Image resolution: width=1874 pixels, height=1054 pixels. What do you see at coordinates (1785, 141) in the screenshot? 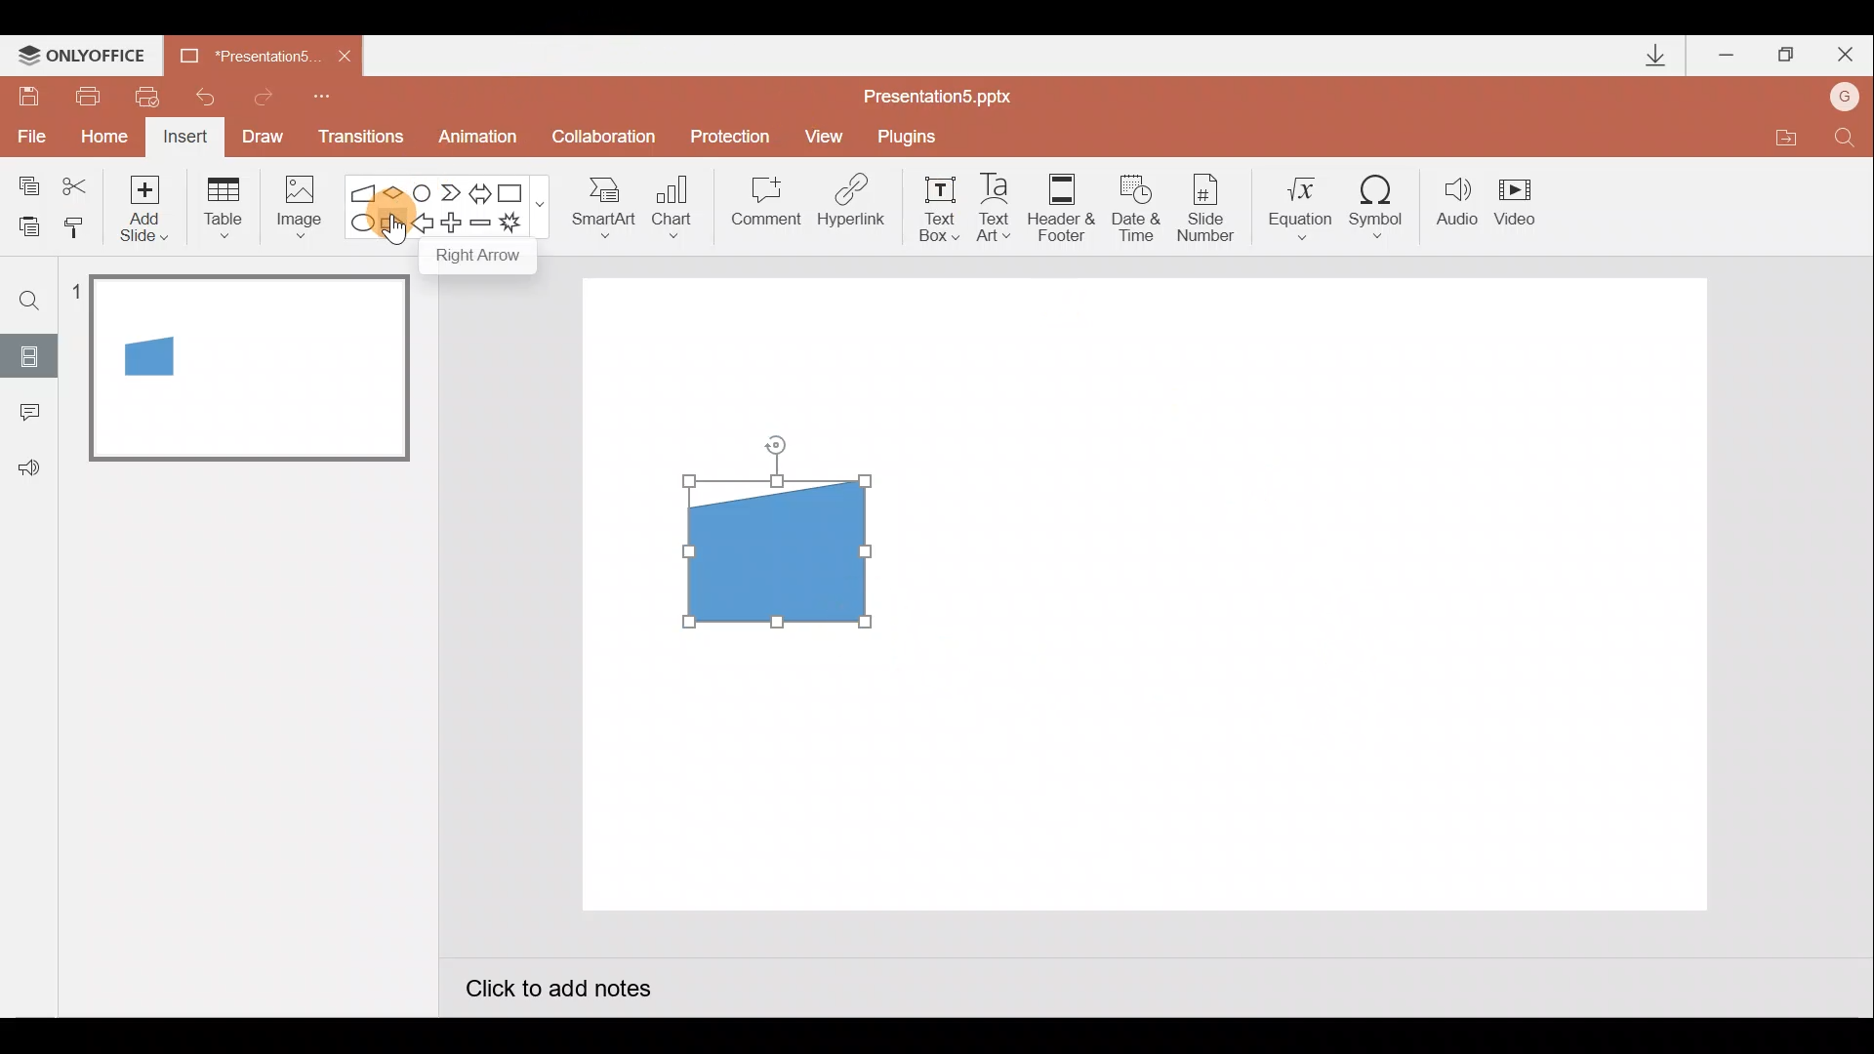
I see `Open file location` at bounding box center [1785, 141].